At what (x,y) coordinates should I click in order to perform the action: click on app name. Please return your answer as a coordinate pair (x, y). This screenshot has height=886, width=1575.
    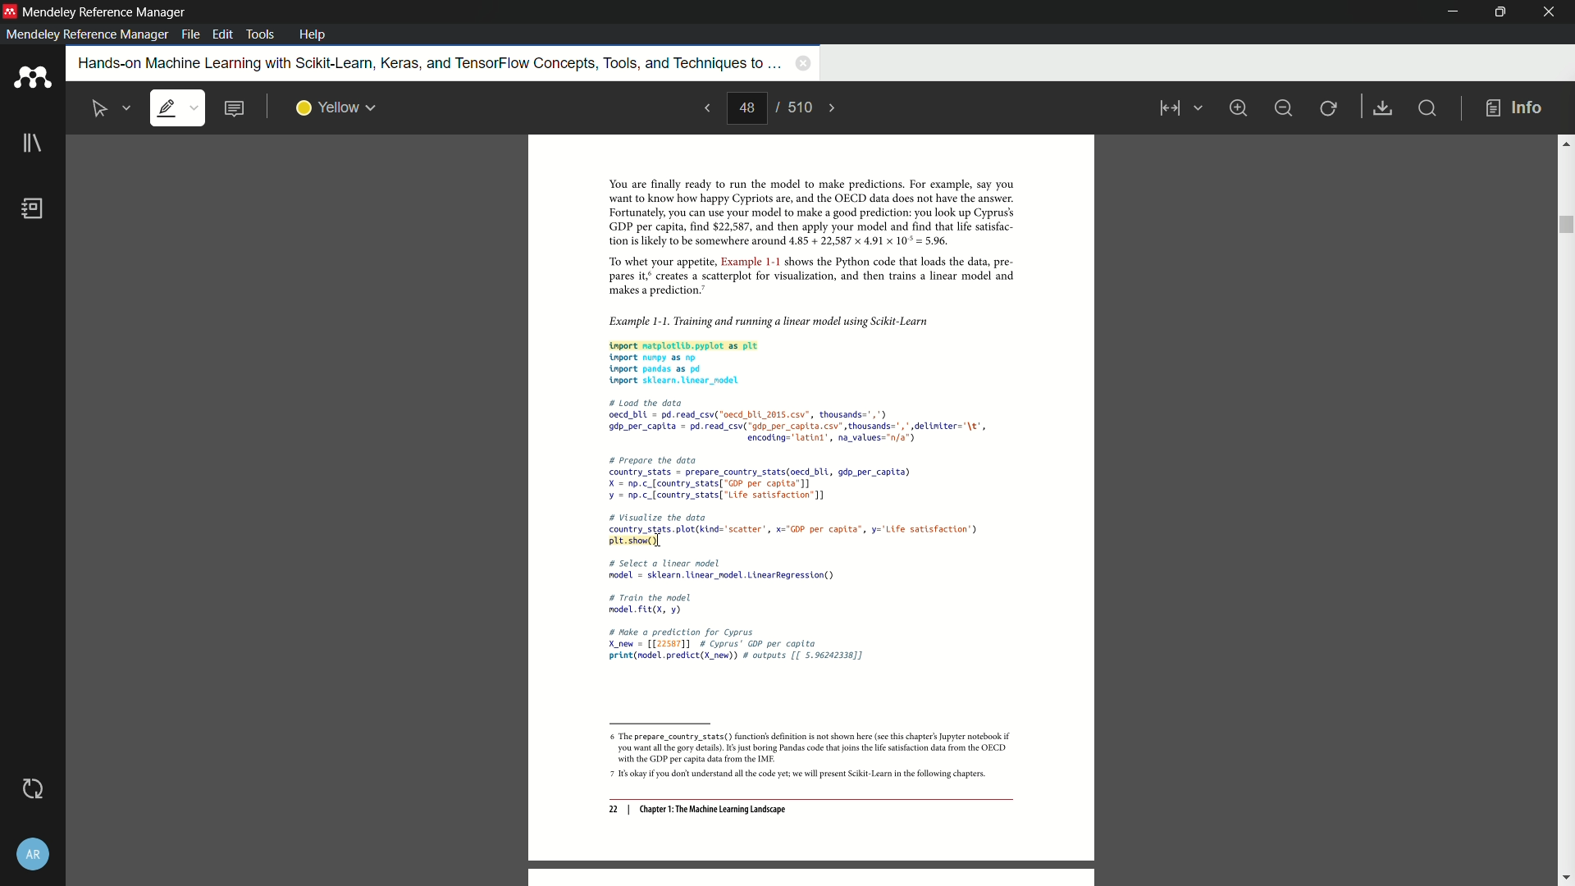
    Looking at the image, I should click on (107, 12).